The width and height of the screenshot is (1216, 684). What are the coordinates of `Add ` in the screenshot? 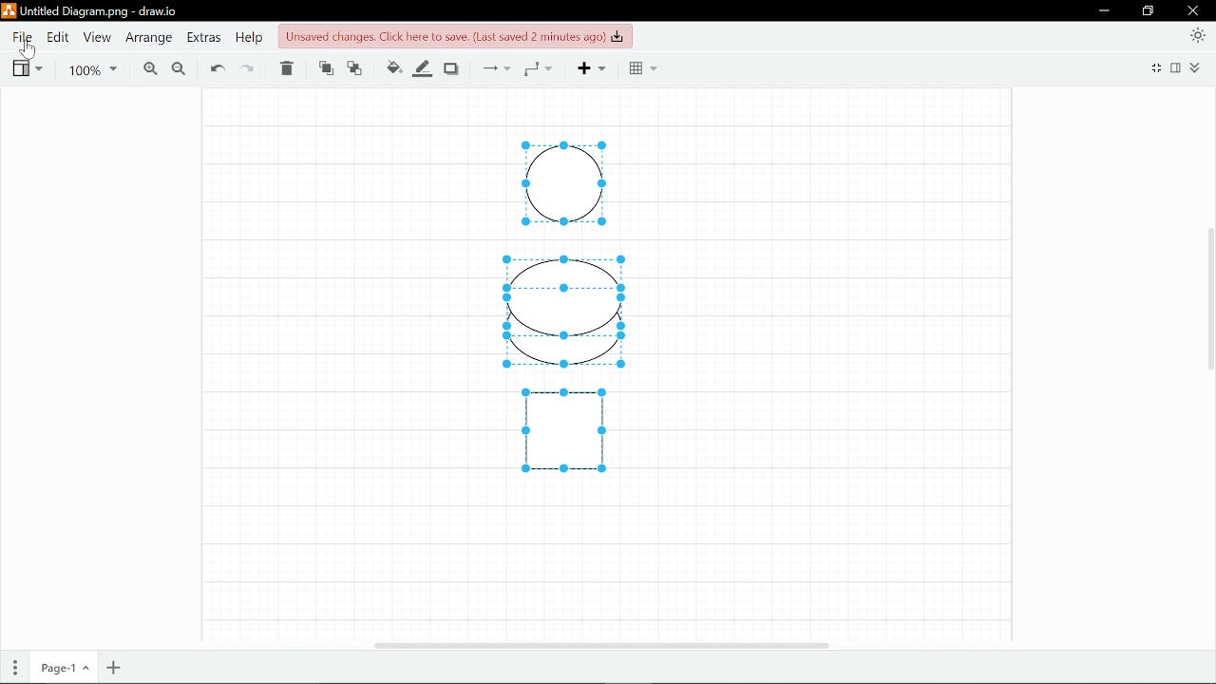 It's located at (587, 68).